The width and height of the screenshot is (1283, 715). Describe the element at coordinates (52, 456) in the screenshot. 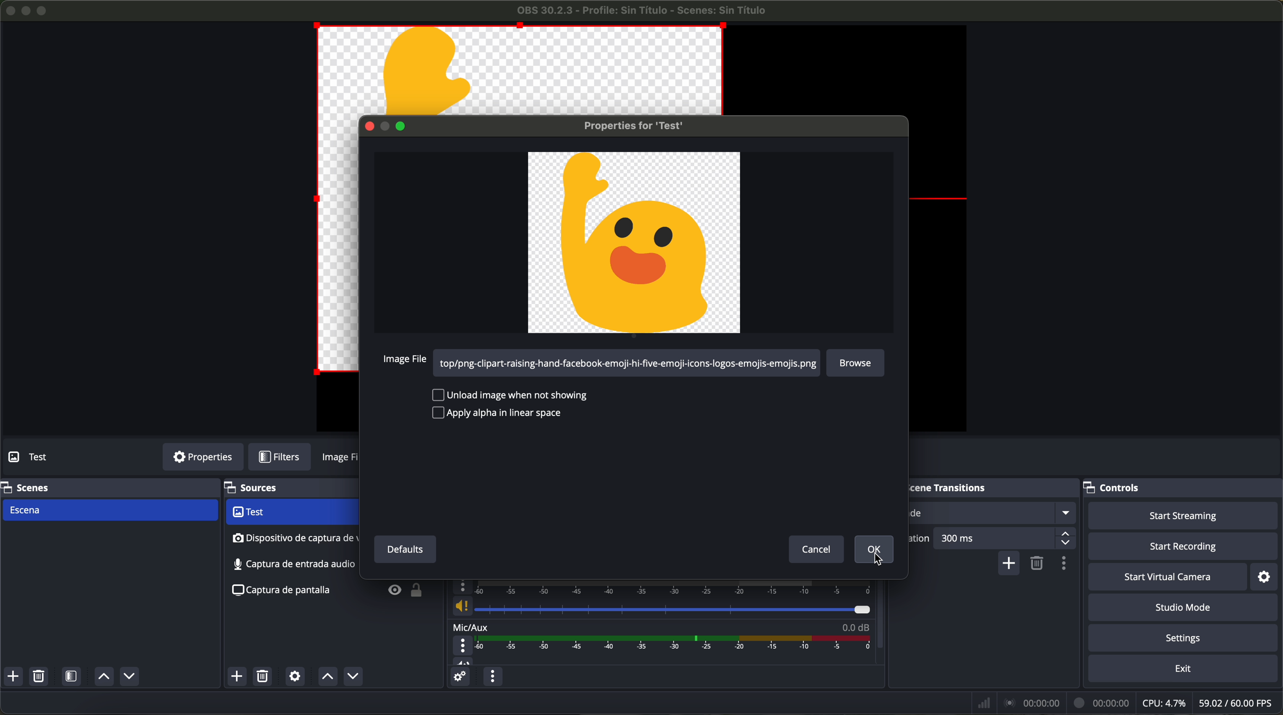

I see `no source selected` at that location.